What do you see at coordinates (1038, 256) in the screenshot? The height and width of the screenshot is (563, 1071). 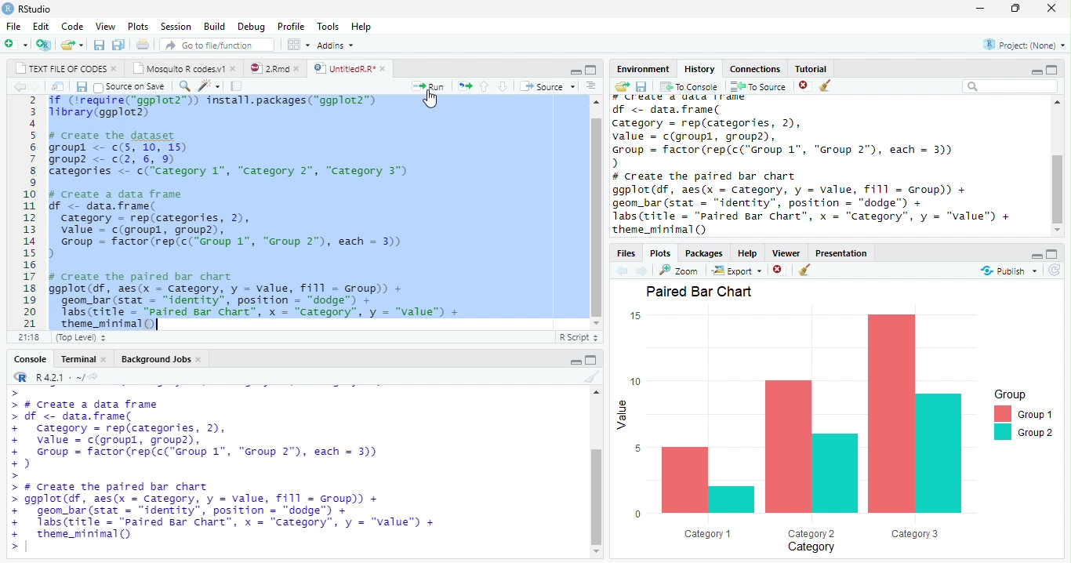 I see `minimize` at bounding box center [1038, 256].